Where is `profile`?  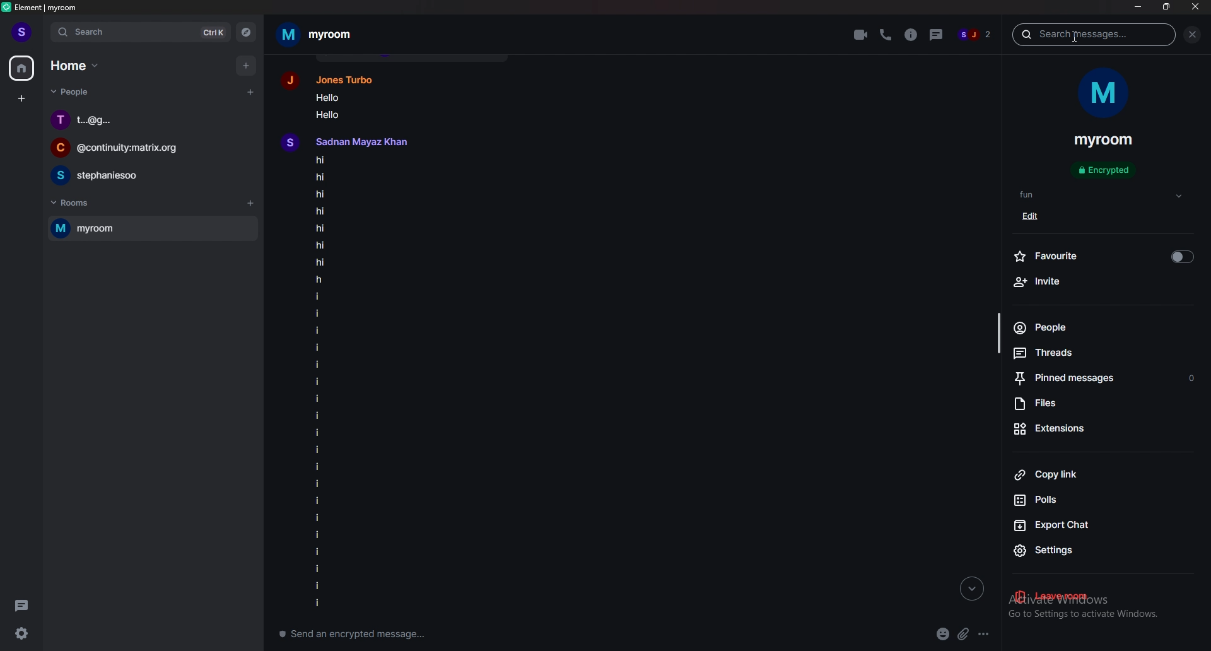
profile is located at coordinates (23, 32).